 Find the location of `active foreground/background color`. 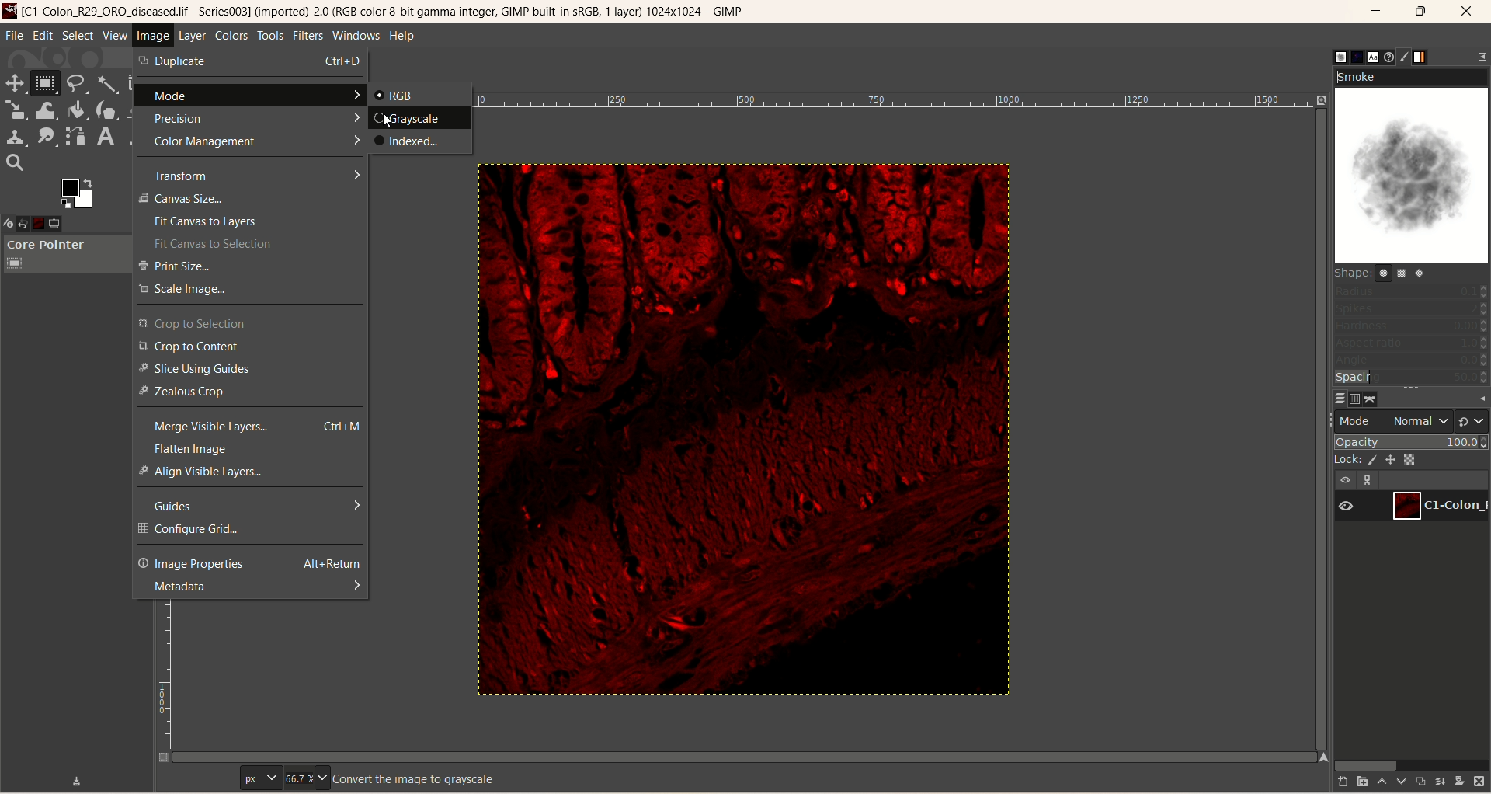

active foreground/background color is located at coordinates (78, 193).